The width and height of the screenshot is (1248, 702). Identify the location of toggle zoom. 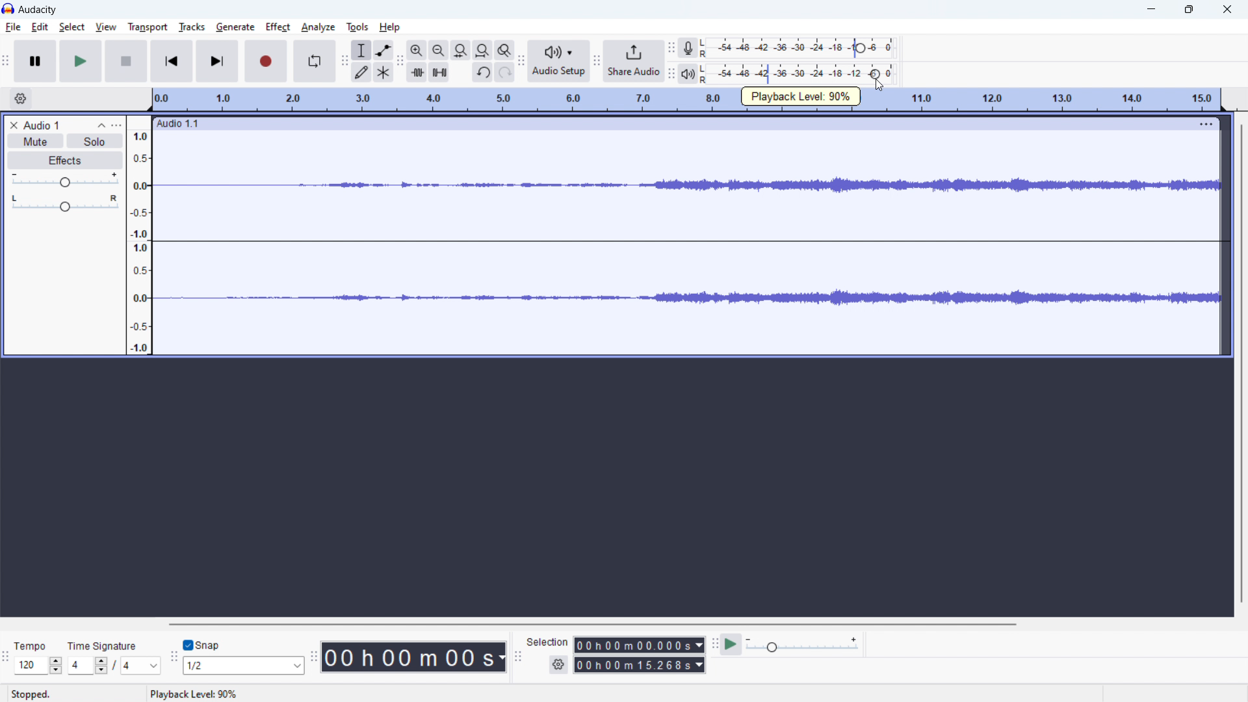
(504, 49).